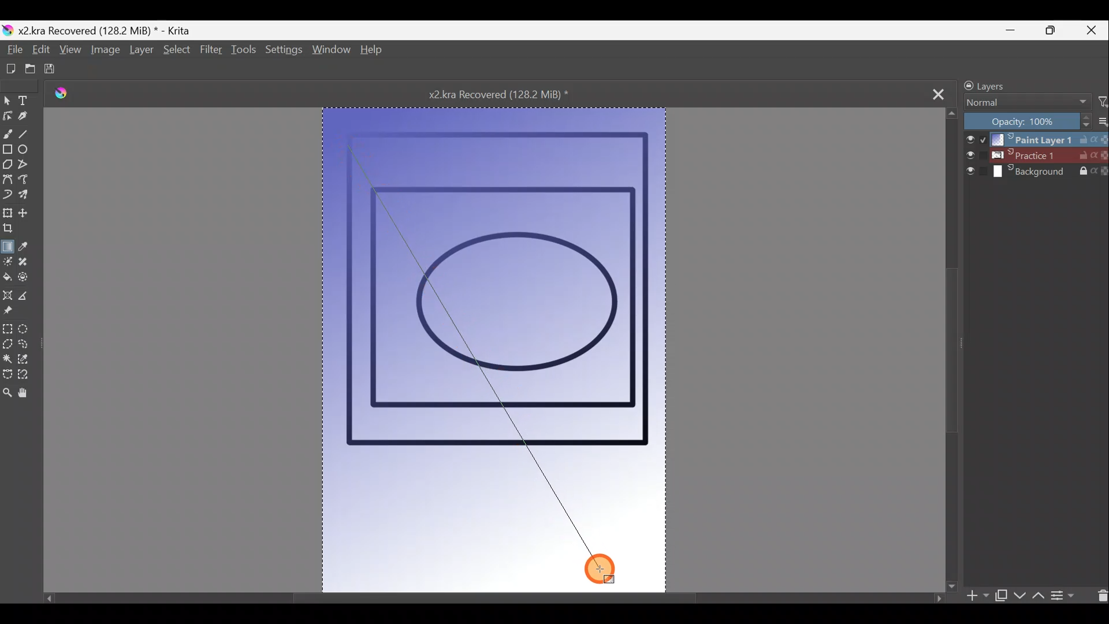  Describe the element at coordinates (1035, 121) in the screenshot. I see `Opacity level` at that location.